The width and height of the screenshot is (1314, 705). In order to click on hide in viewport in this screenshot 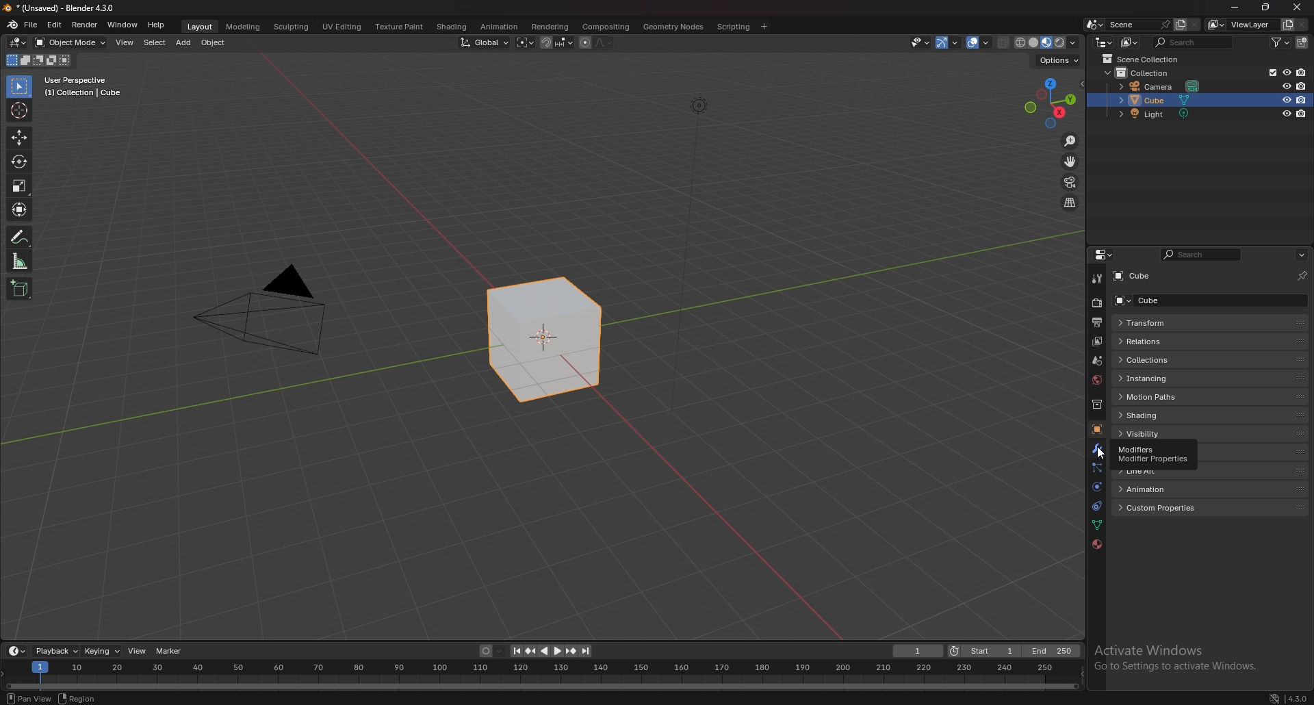, I will do `click(1286, 86)`.